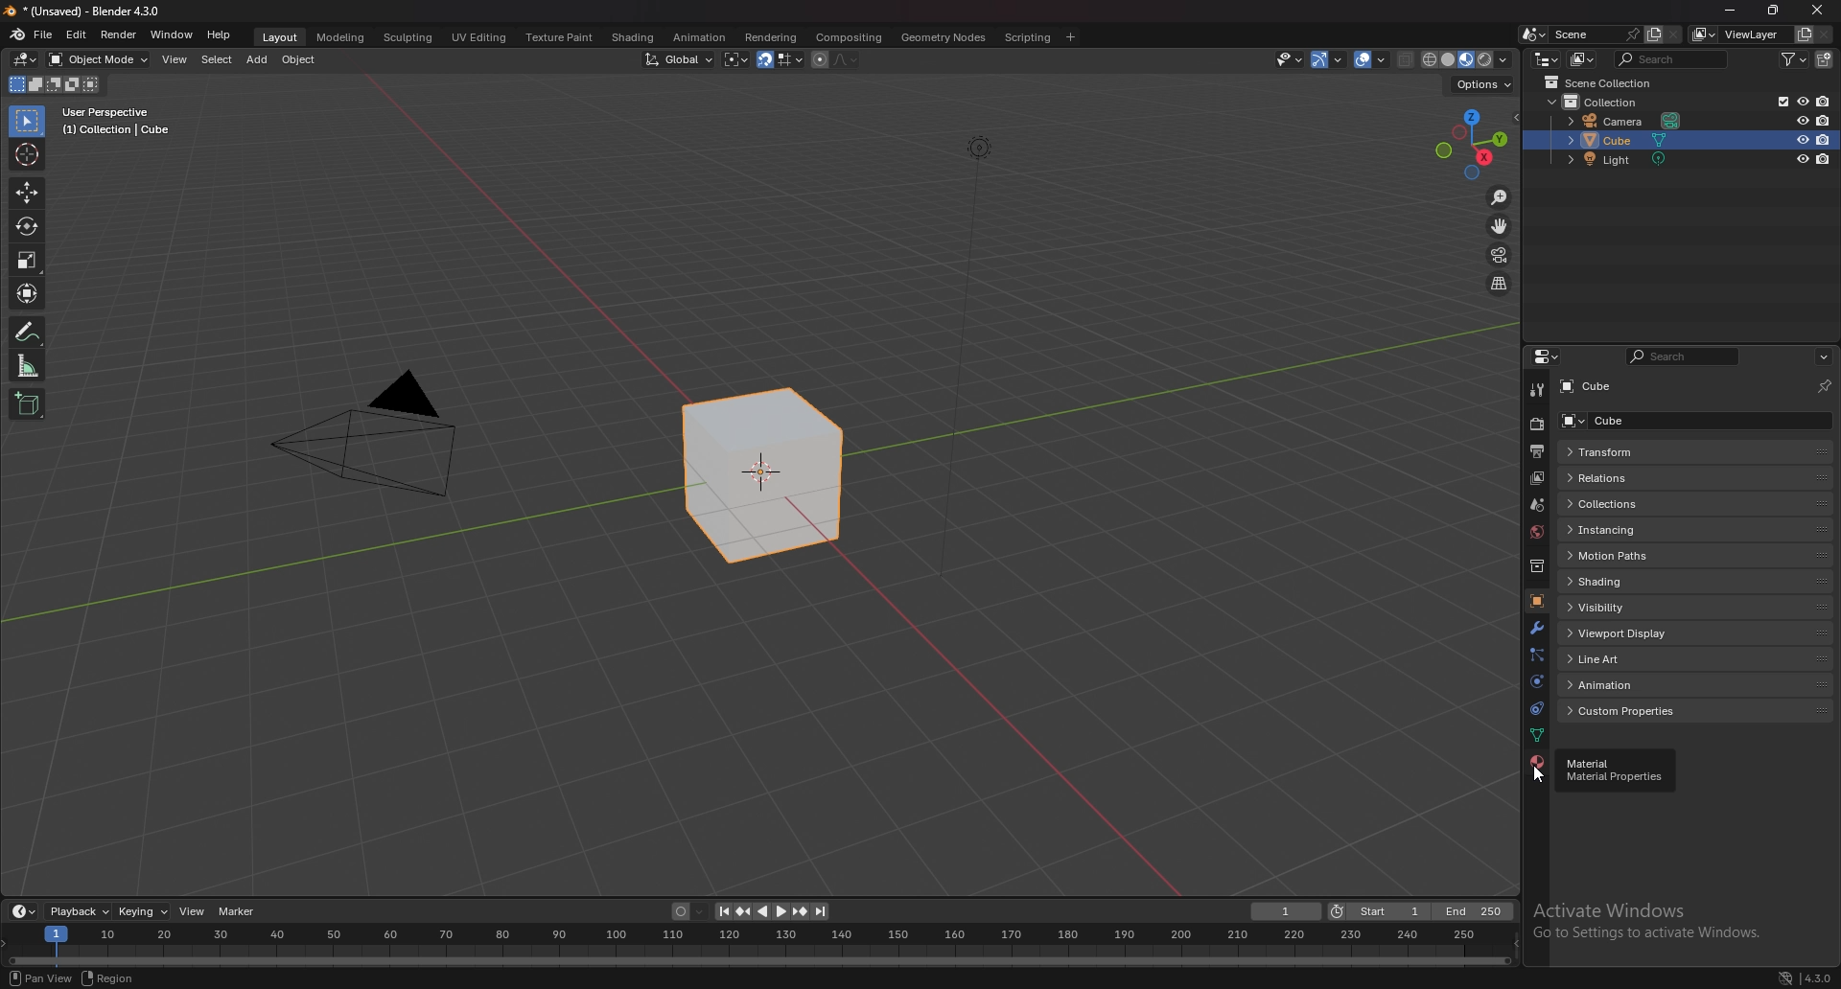 The image size is (1841, 989). What do you see at coordinates (631, 37) in the screenshot?
I see `shading` at bounding box center [631, 37].